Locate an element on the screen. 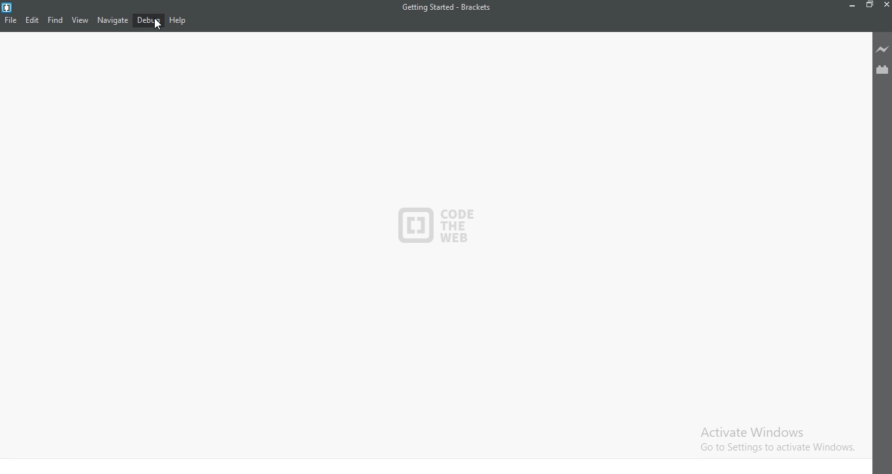 This screenshot has width=892, height=474. Edit is located at coordinates (33, 20).